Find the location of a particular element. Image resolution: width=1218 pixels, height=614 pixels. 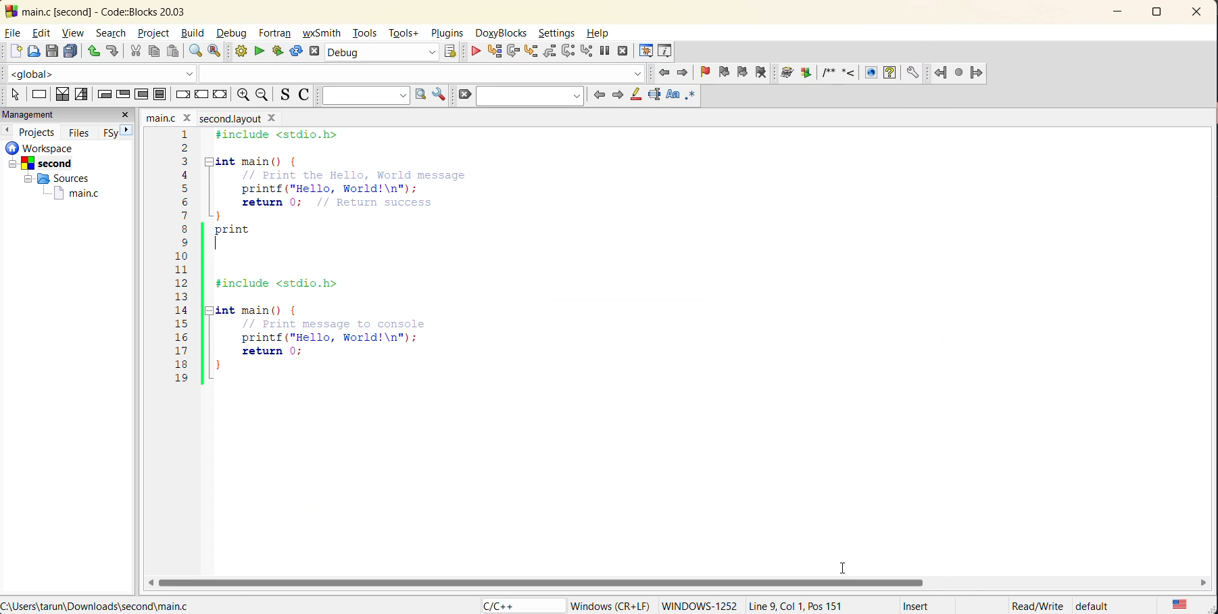

plugins is located at coordinates (447, 33).